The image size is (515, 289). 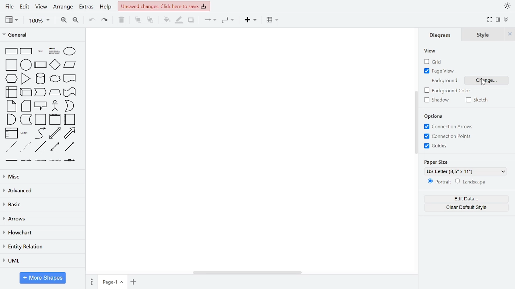 I want to click on undo, so click(x=93, y=20).